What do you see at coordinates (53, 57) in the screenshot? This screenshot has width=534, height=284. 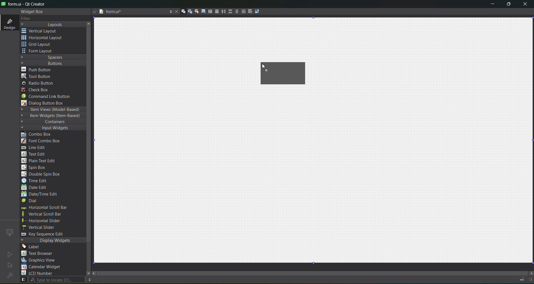 I see `spaces` at bounding box center [53, 57].